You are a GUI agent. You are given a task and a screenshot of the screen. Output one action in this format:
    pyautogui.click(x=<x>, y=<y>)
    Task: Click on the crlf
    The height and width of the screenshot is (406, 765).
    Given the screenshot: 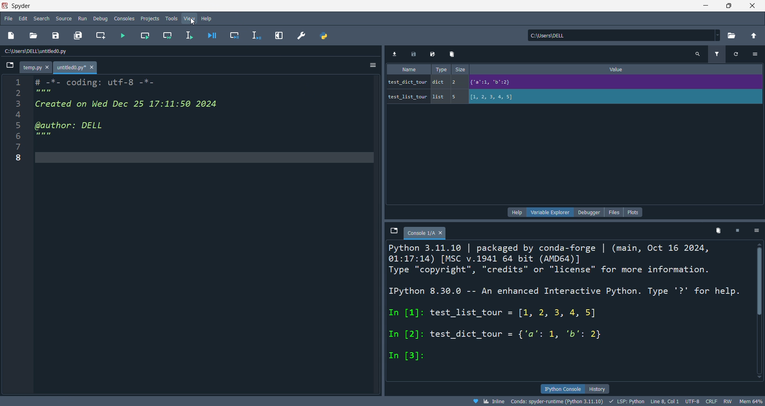 What is the action you would take?
    pyautogui.click(x=710, y=402)
    